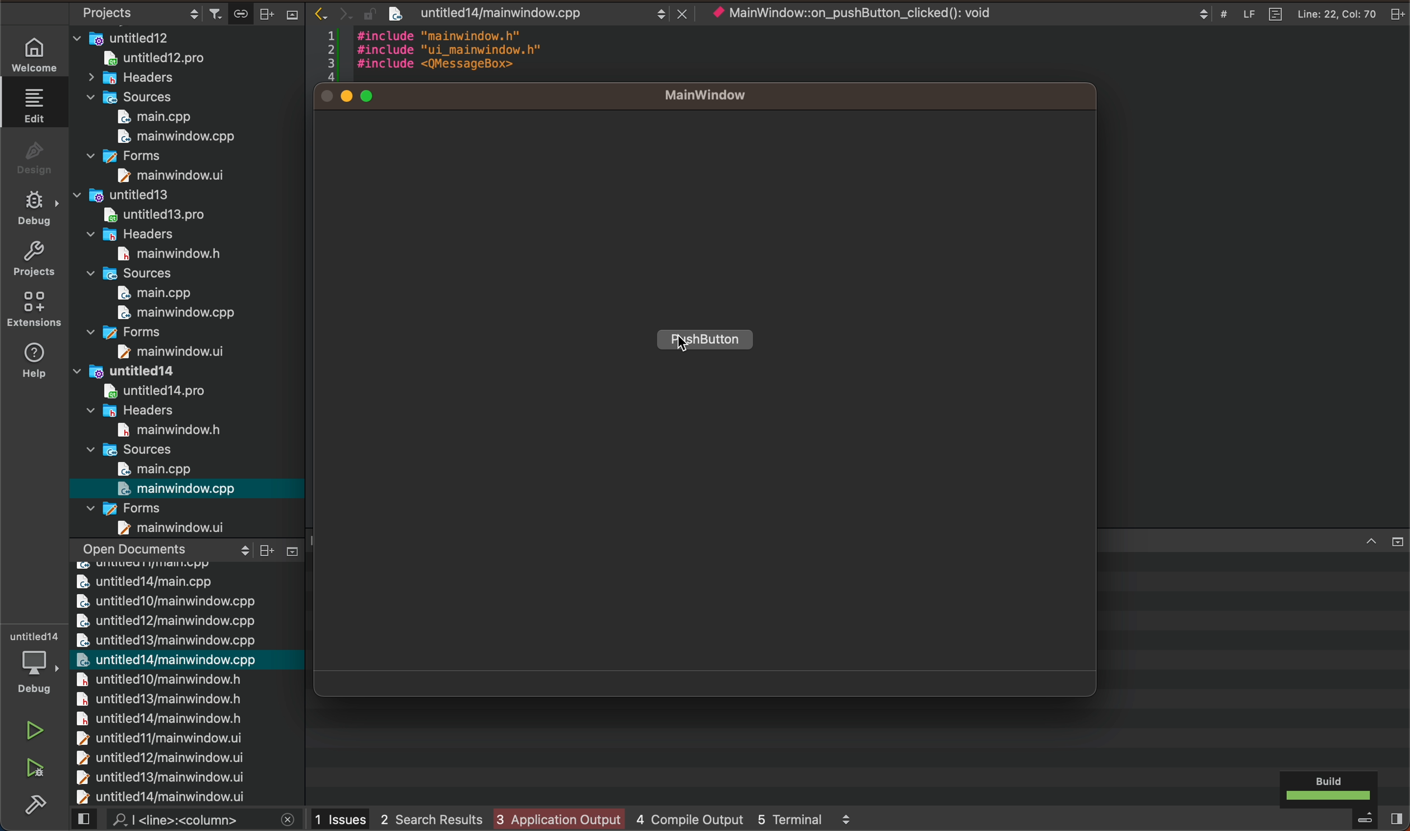  What do you see at coordinates (141, 194) in the screenshot?
I see `untitled13` at bounding box center [141, 194].